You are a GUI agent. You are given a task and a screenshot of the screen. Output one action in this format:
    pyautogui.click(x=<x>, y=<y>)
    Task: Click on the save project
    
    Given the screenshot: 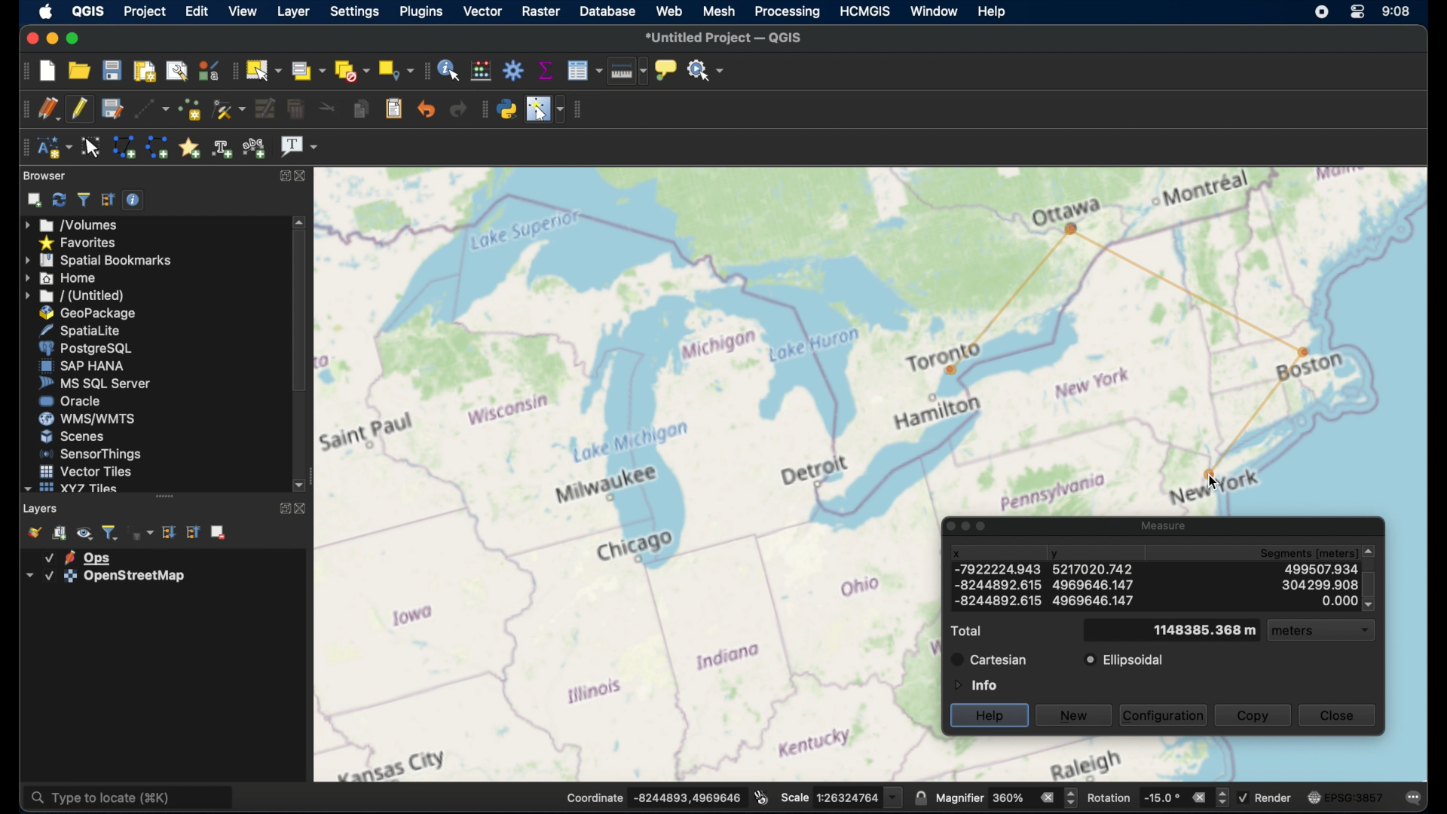 What is the action you would take?
    pyautogui.click(x=112, y=69)
    